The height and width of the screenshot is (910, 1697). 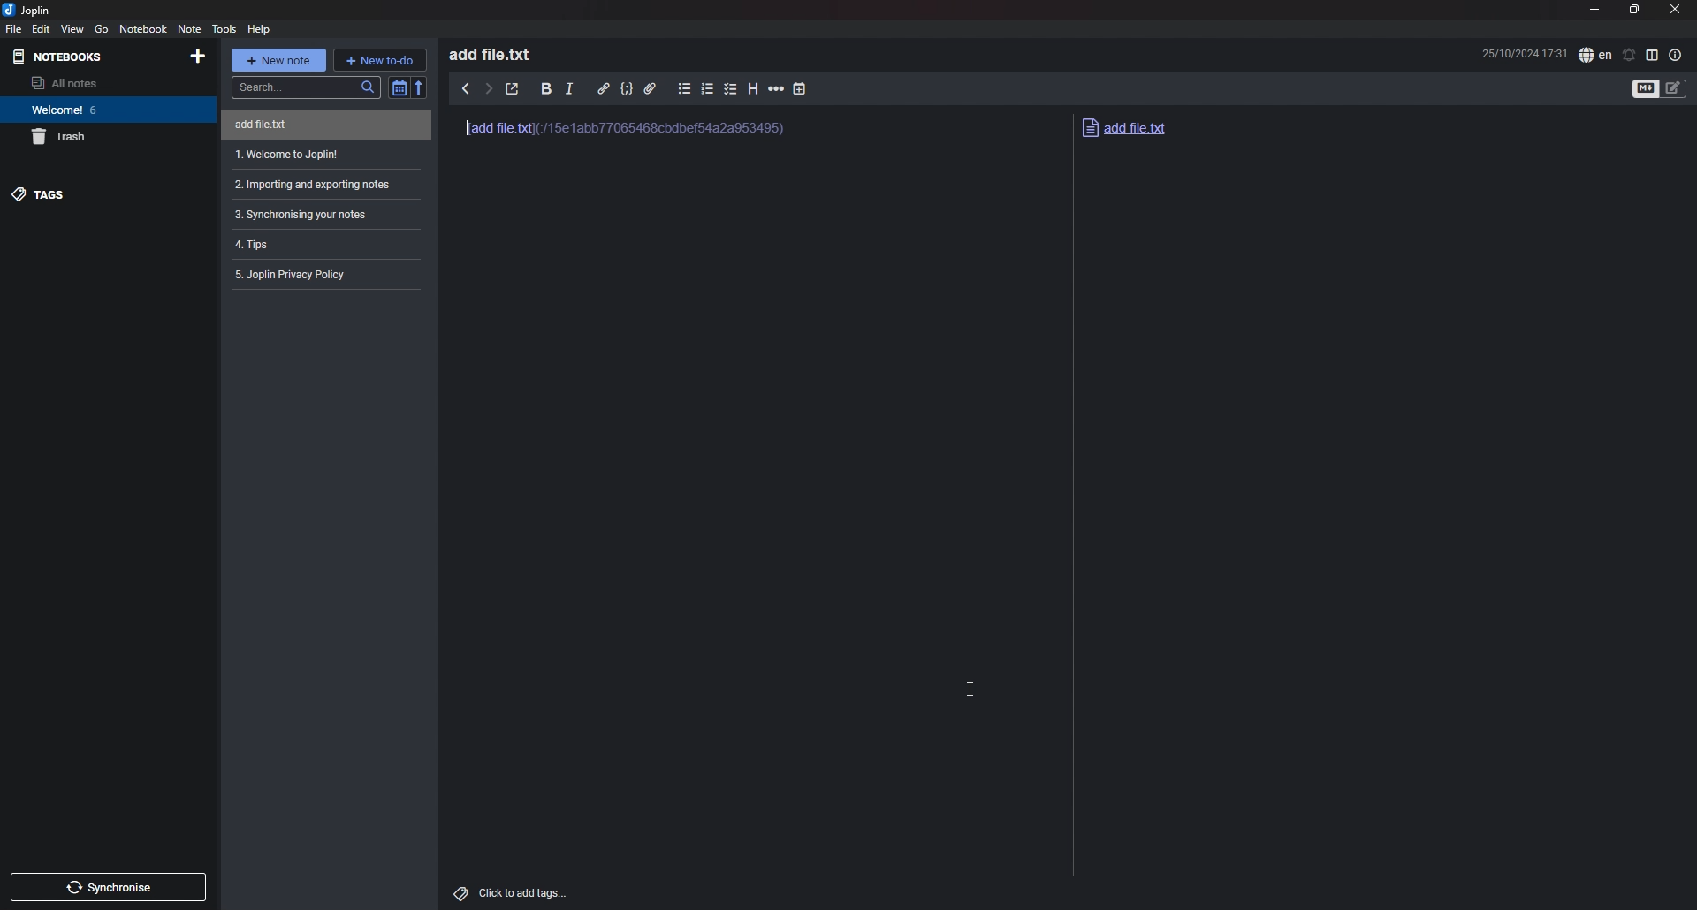 I want to click on 5. joplin Privacy Policy, so click(x=322, y=274).